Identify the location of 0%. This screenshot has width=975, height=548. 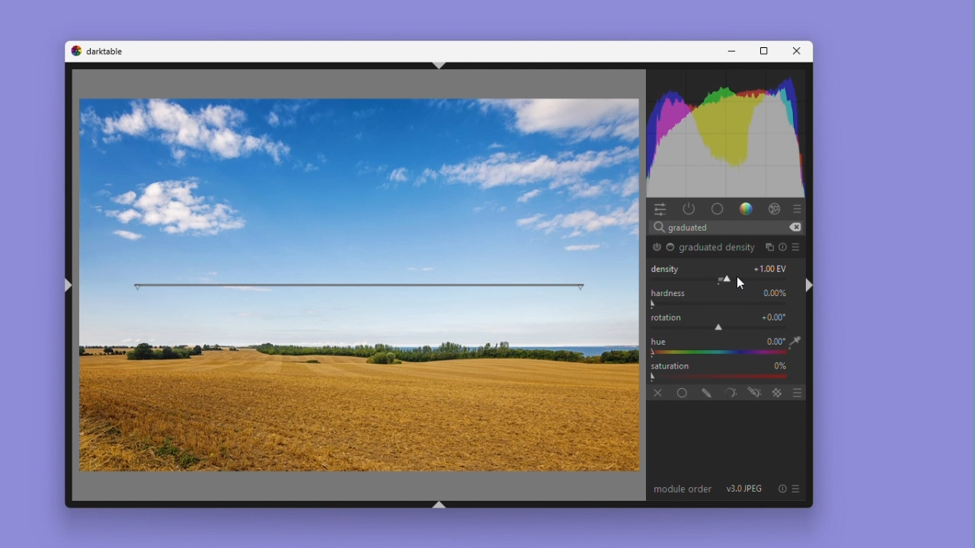
(779, 365).